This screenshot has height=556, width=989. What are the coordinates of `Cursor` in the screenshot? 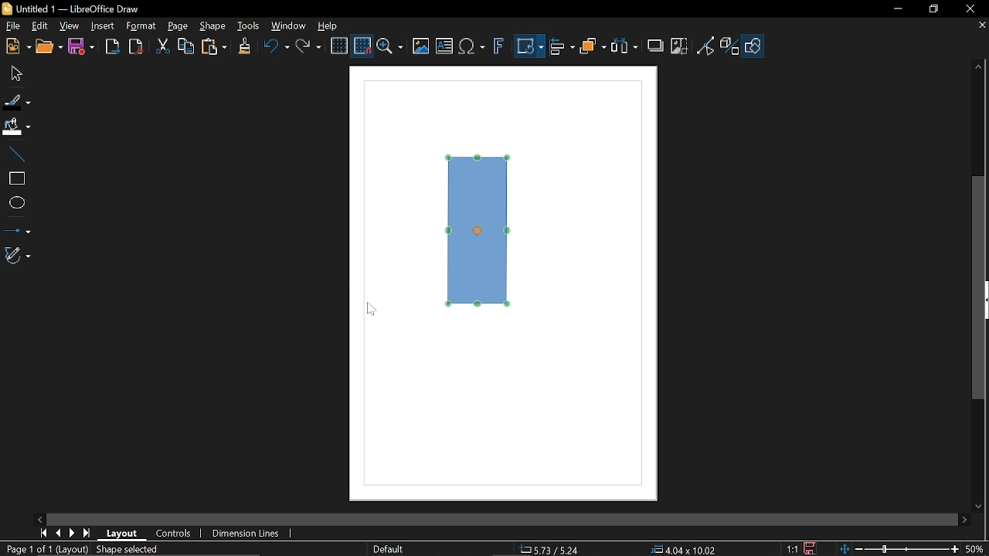 It's located at (370, 307).